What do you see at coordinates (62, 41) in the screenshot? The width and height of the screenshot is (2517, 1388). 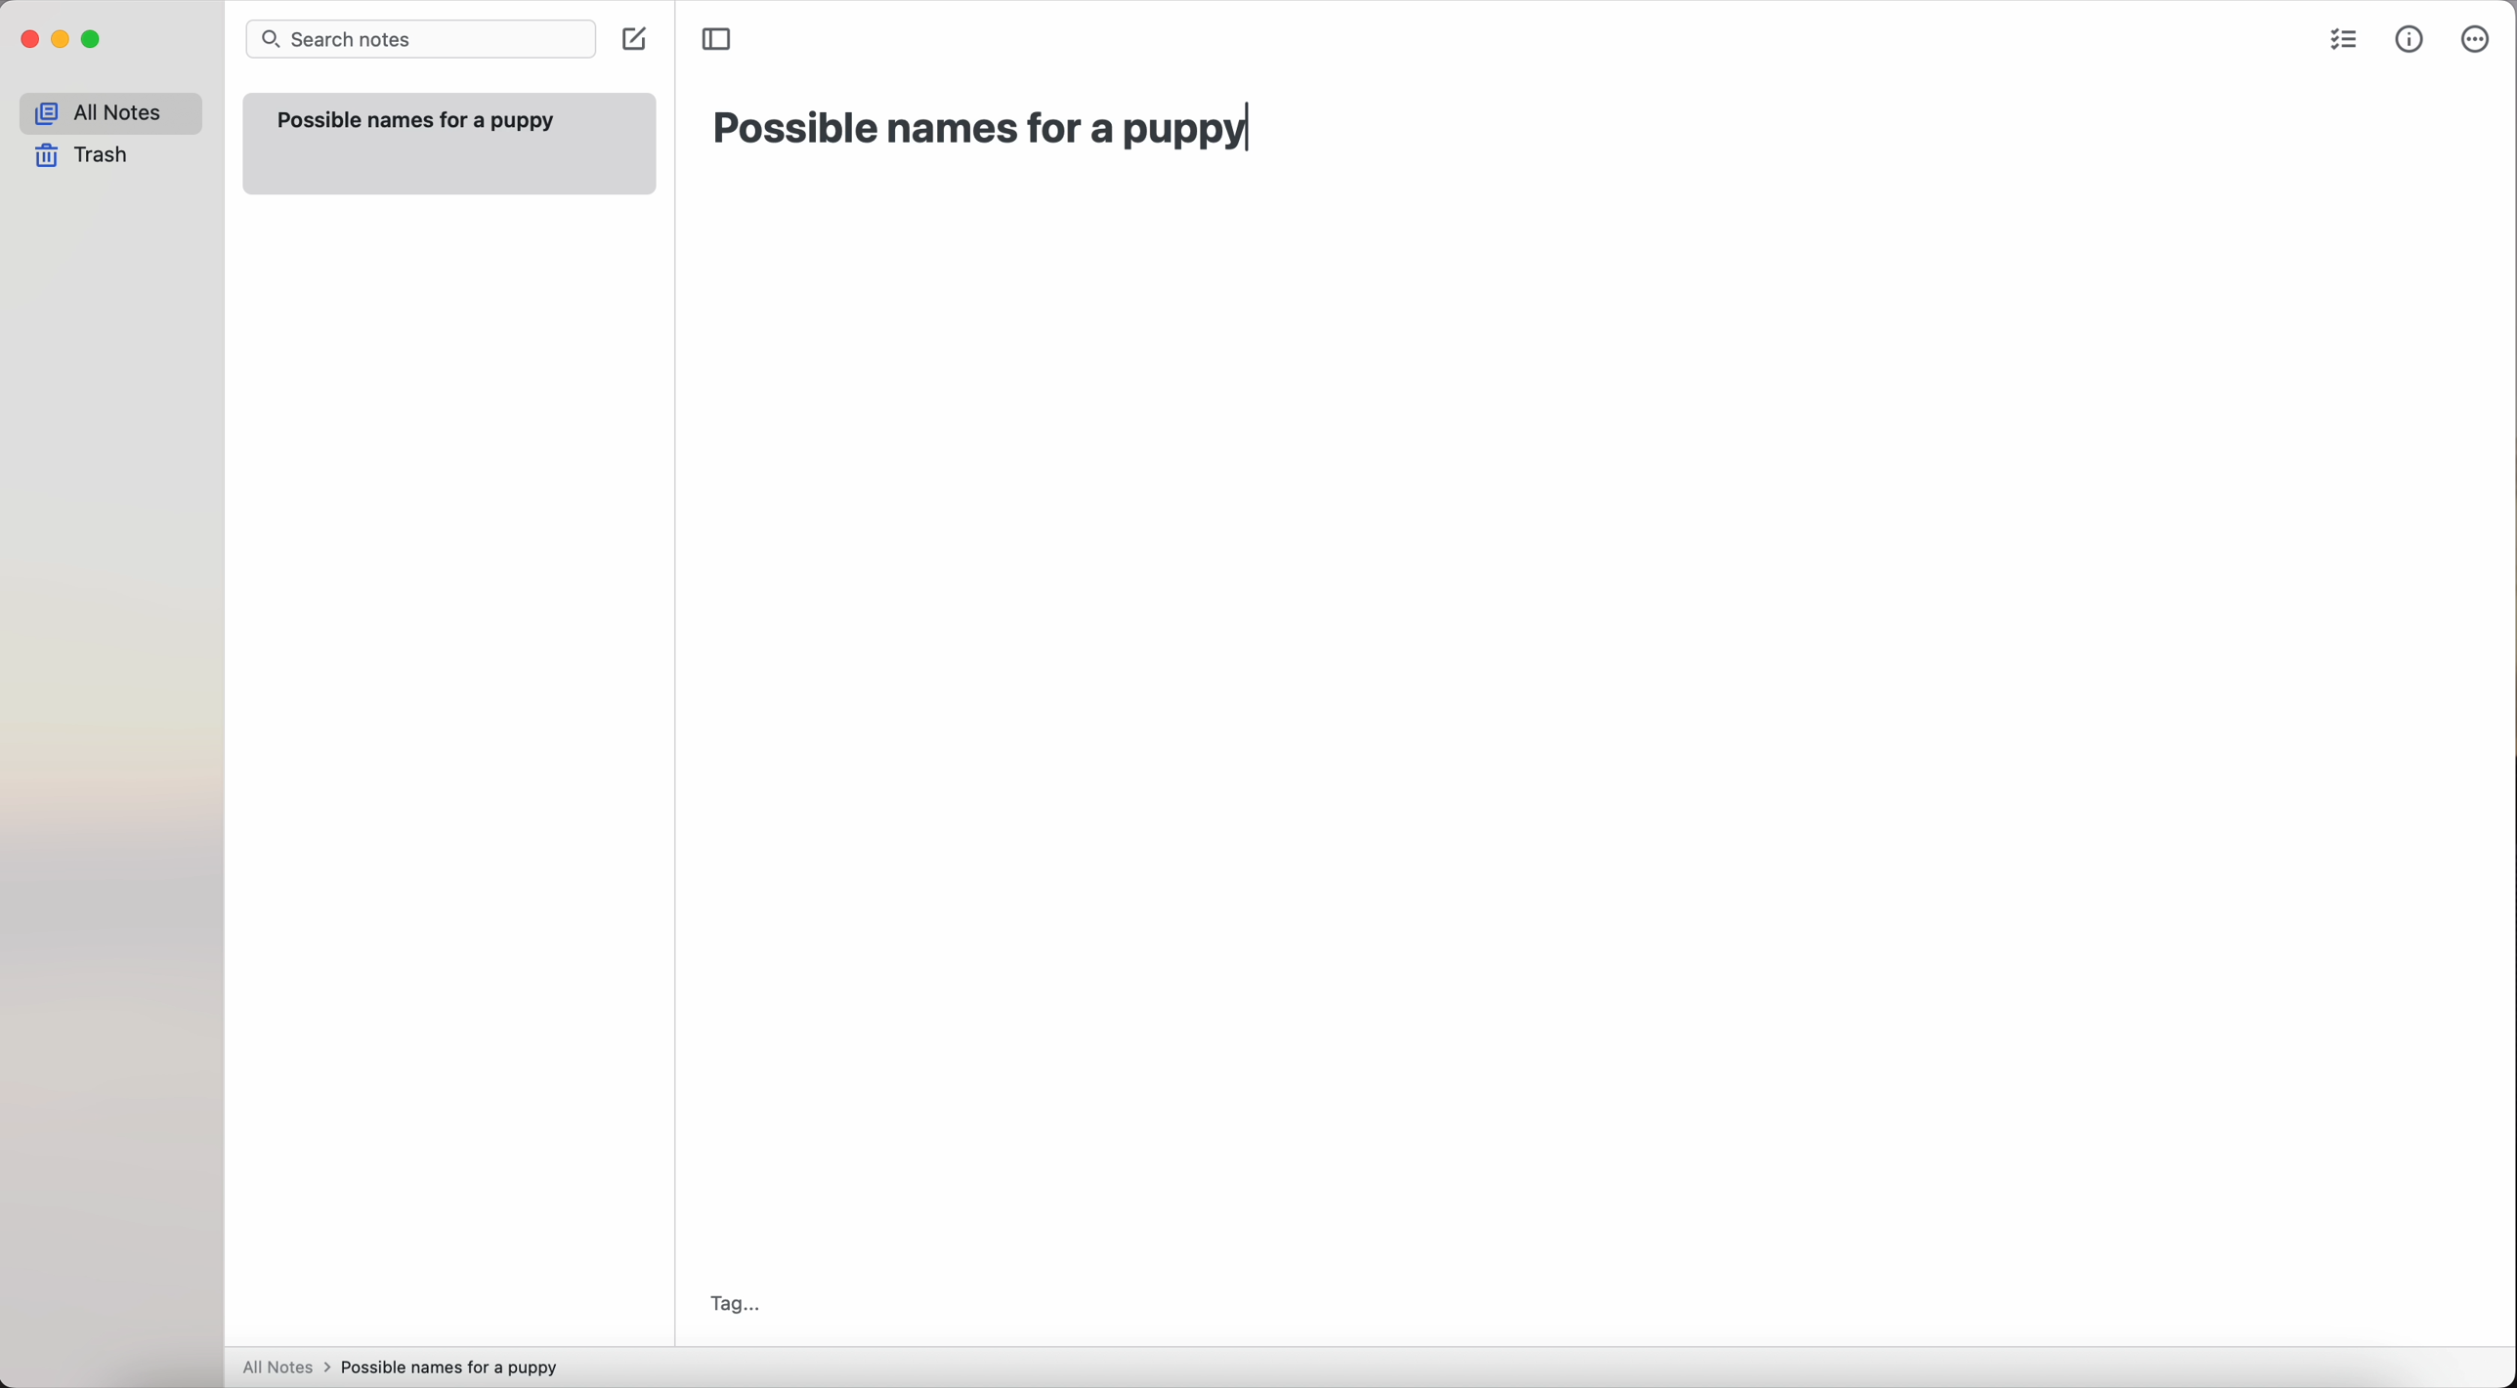 I see `minimize` at bounding box center [62, 41].